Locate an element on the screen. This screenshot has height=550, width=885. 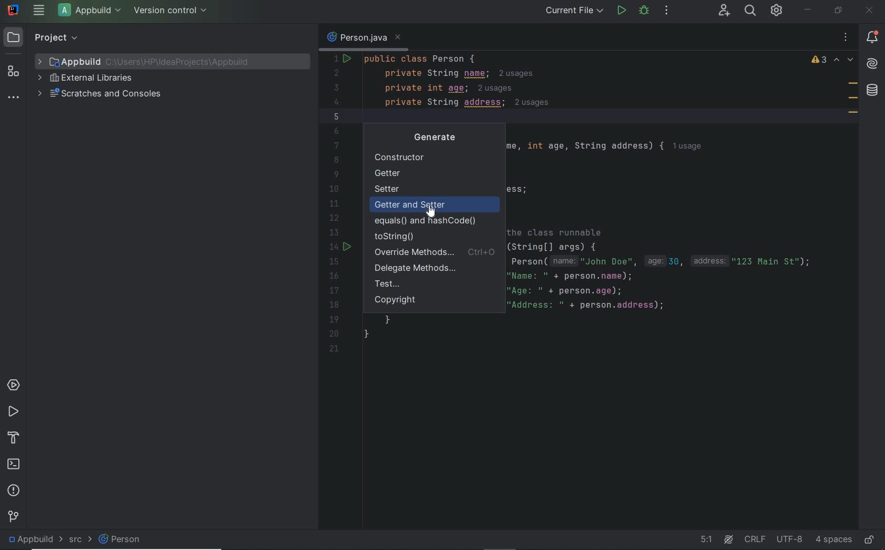
Test... is located at coordinates (392, 283).